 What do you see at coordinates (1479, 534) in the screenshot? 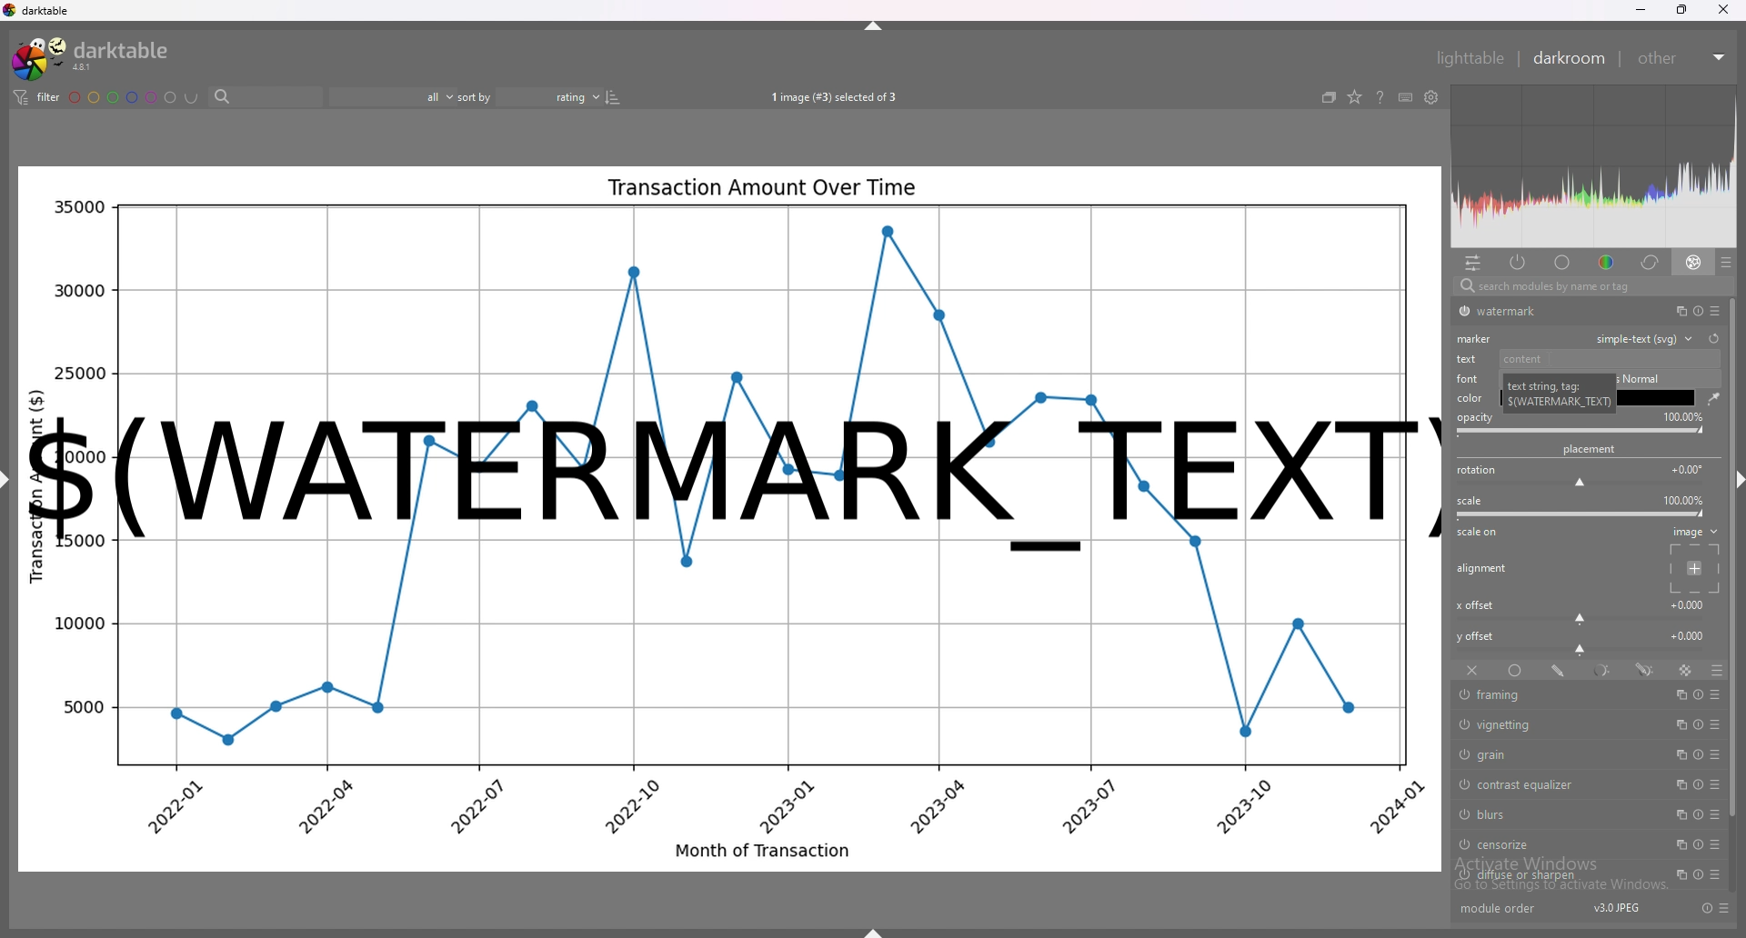
I see `scale on` at bounding box center [1479, 534].